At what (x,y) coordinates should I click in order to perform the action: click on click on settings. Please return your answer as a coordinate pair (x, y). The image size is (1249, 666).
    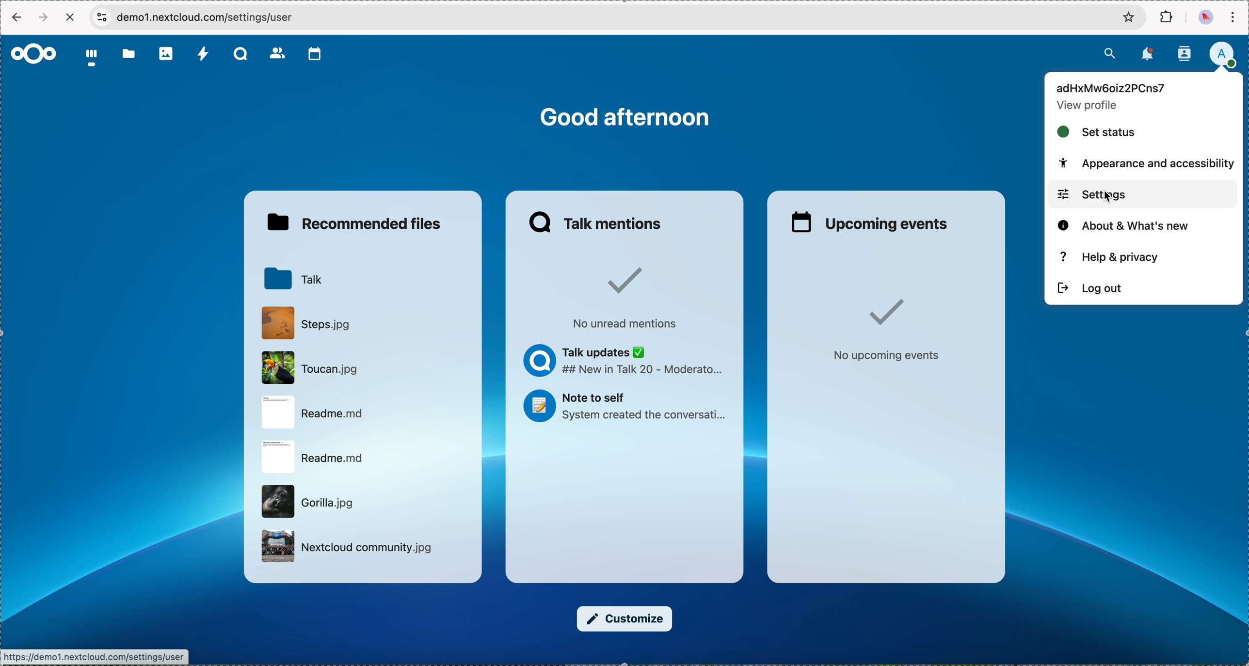
    Looking at the image, I should click on (1141, 193).